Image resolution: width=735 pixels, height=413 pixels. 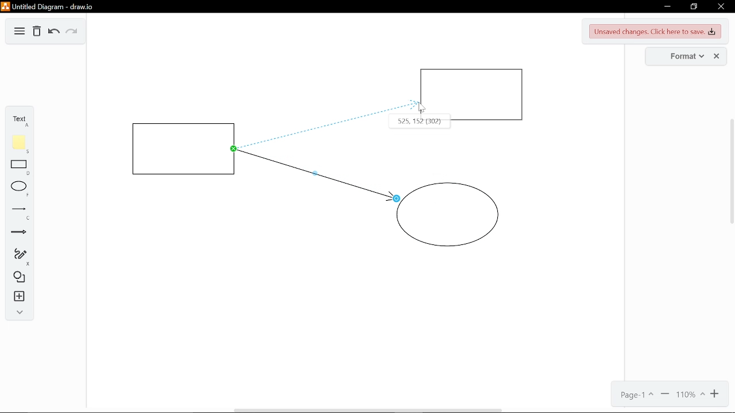 What do you see at coordinates (317, 174) in the screenshot?
I see `connector line` at bounding box center [317, 174].